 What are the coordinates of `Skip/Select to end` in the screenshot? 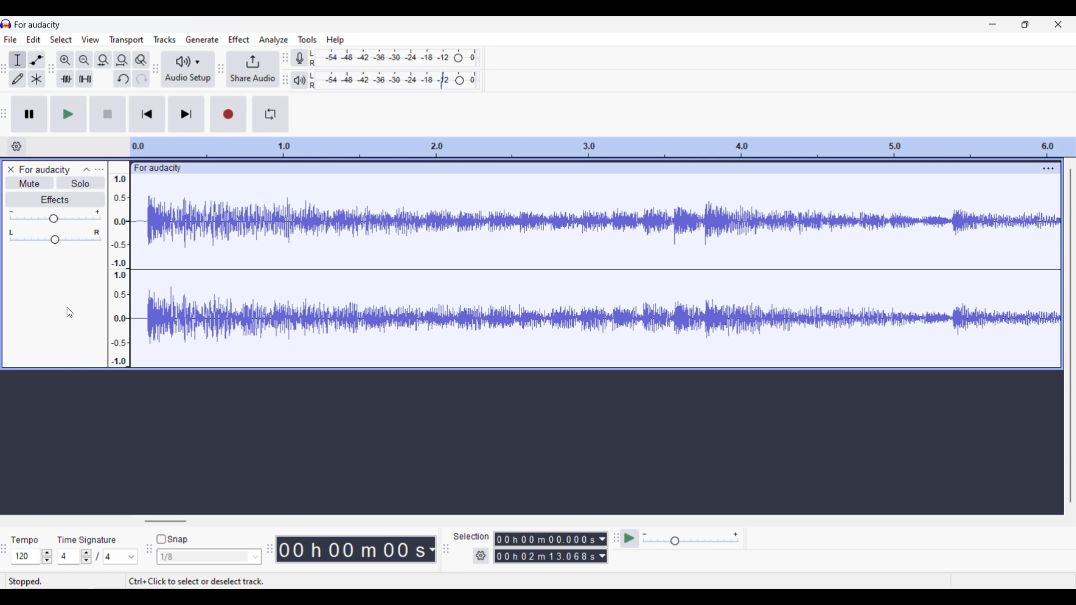 It's located at (188, 115).